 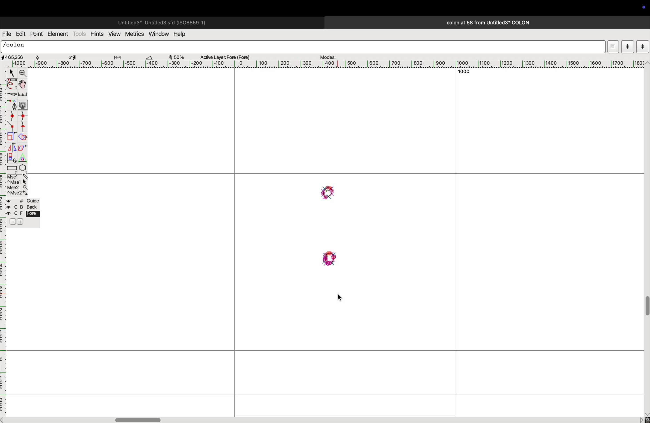 I want to click on window, so click(x=158, y=34).